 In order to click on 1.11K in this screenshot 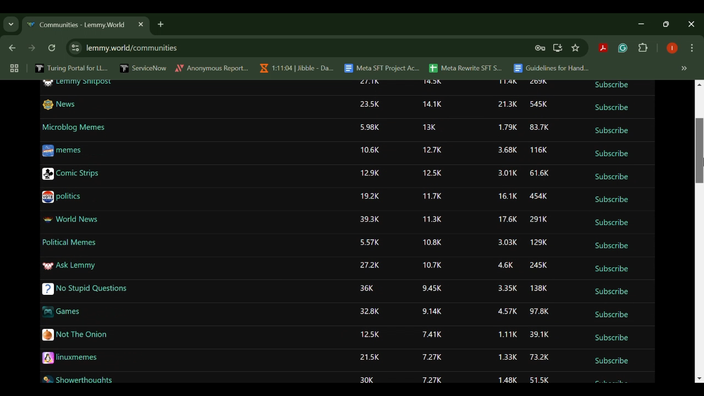, I will do `click(507, 335)`.